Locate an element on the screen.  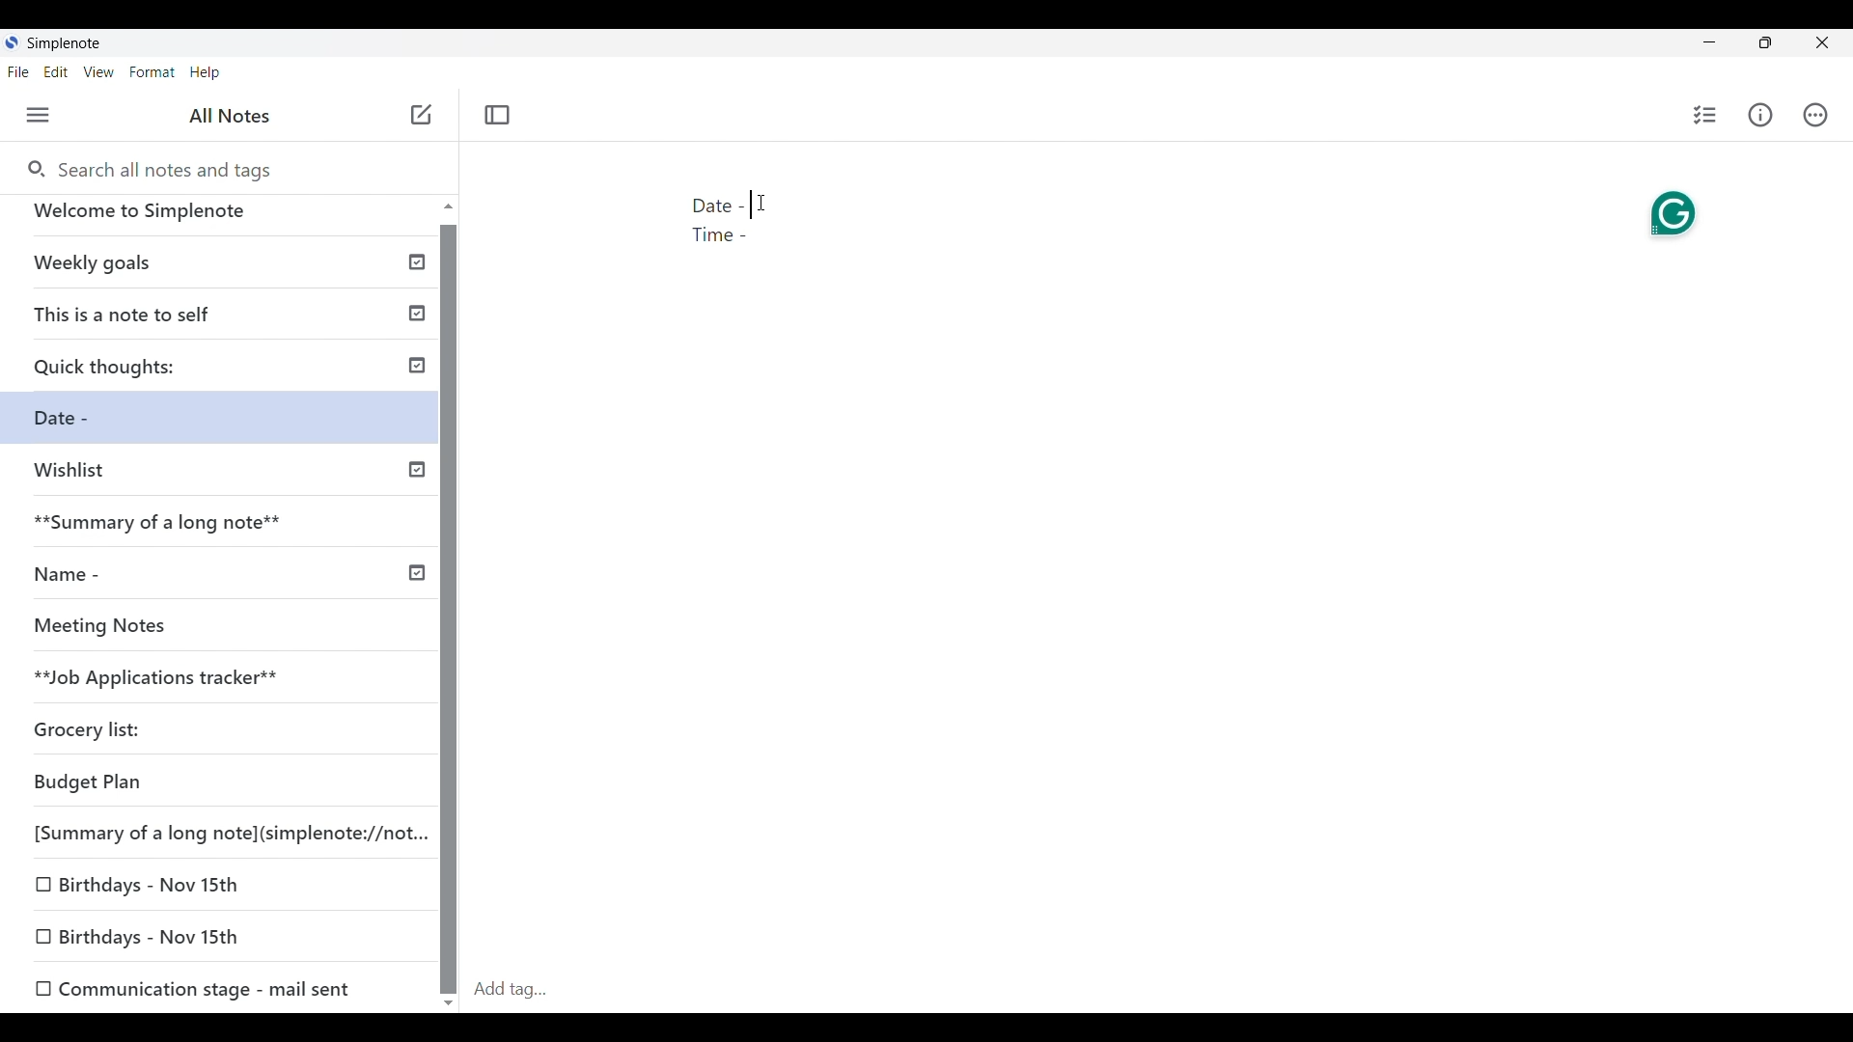
Software name is located at coordinates (64, 43).